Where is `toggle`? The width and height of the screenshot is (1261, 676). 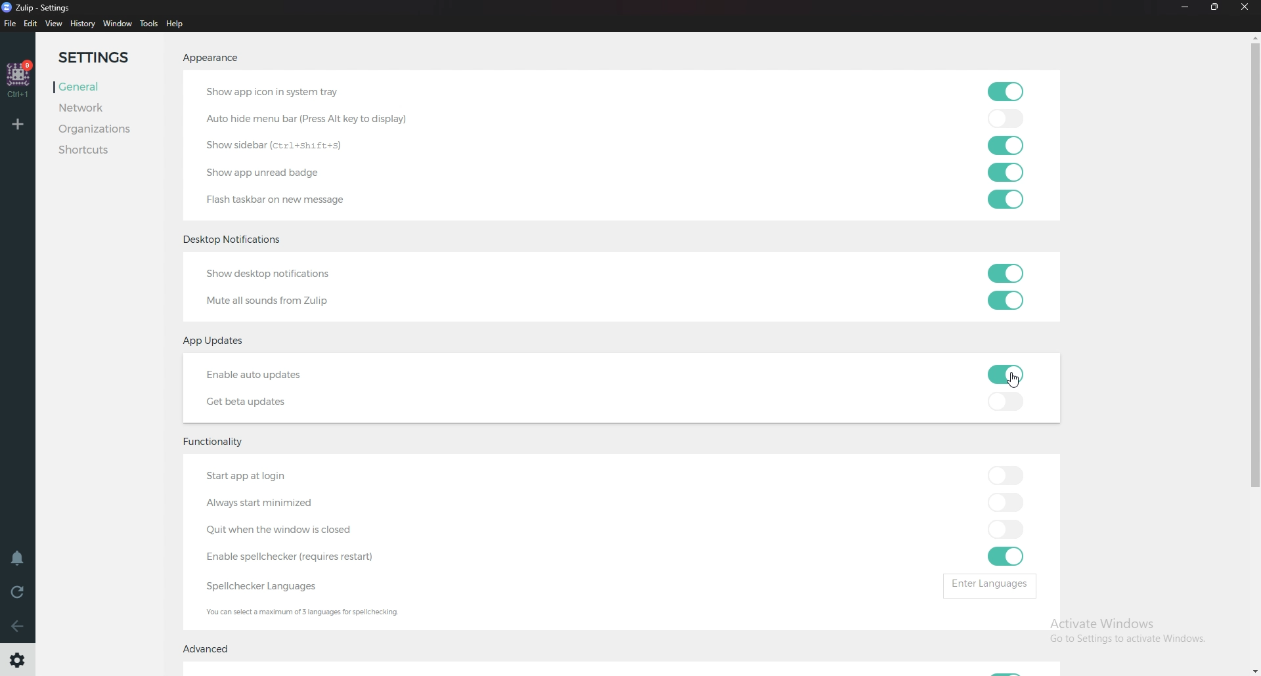 toggle is located at coordinates (1007, 171).